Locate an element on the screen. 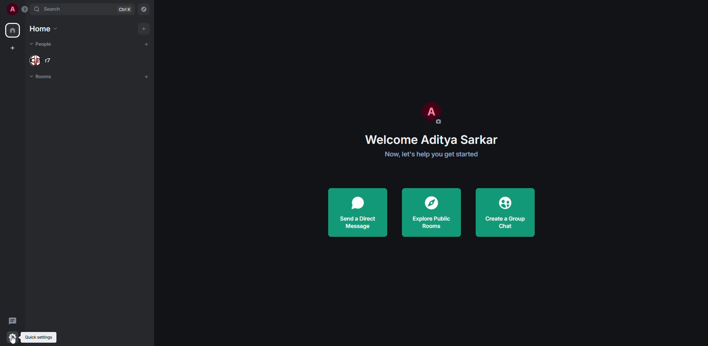  profile is located at coordinates (12, 9).